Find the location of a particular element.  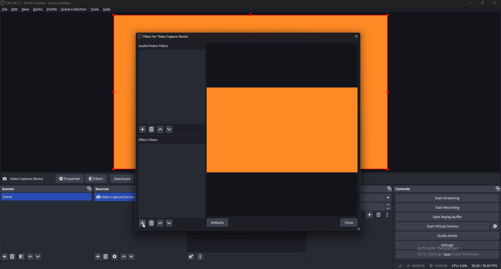

profile is located at coordinates (52, 9).